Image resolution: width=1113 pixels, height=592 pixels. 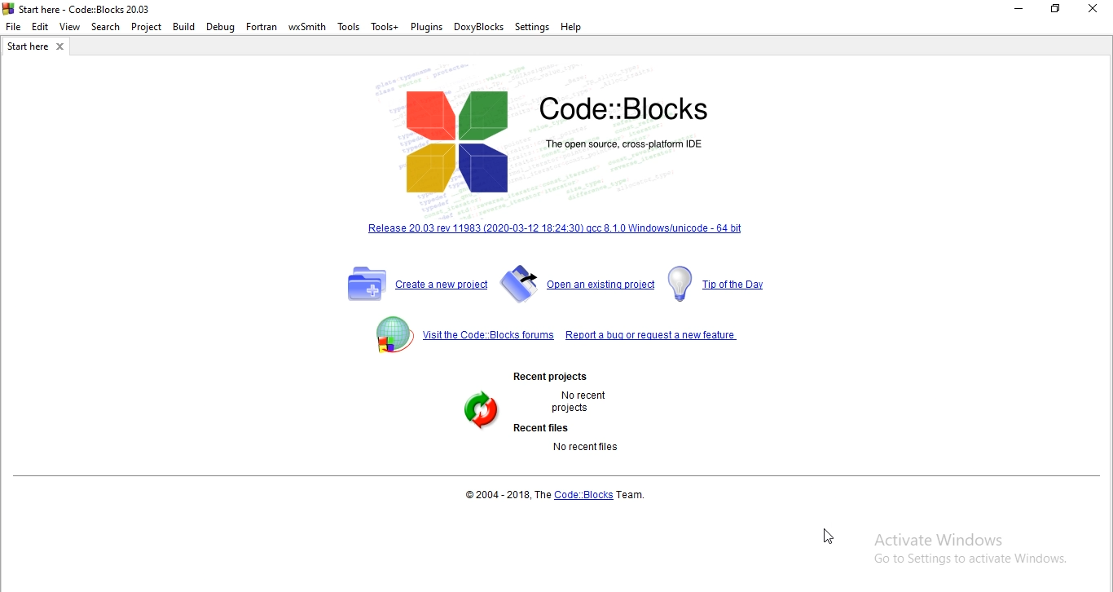 What do you see at coordinates (64, 49) in the screenshot?
I see `Close` at bounding box center [64, 49].